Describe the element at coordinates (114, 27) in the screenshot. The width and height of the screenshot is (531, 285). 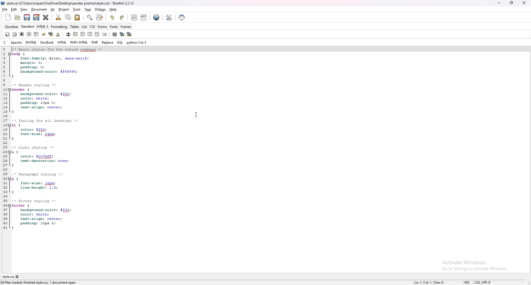
I see `fonts` at that location.